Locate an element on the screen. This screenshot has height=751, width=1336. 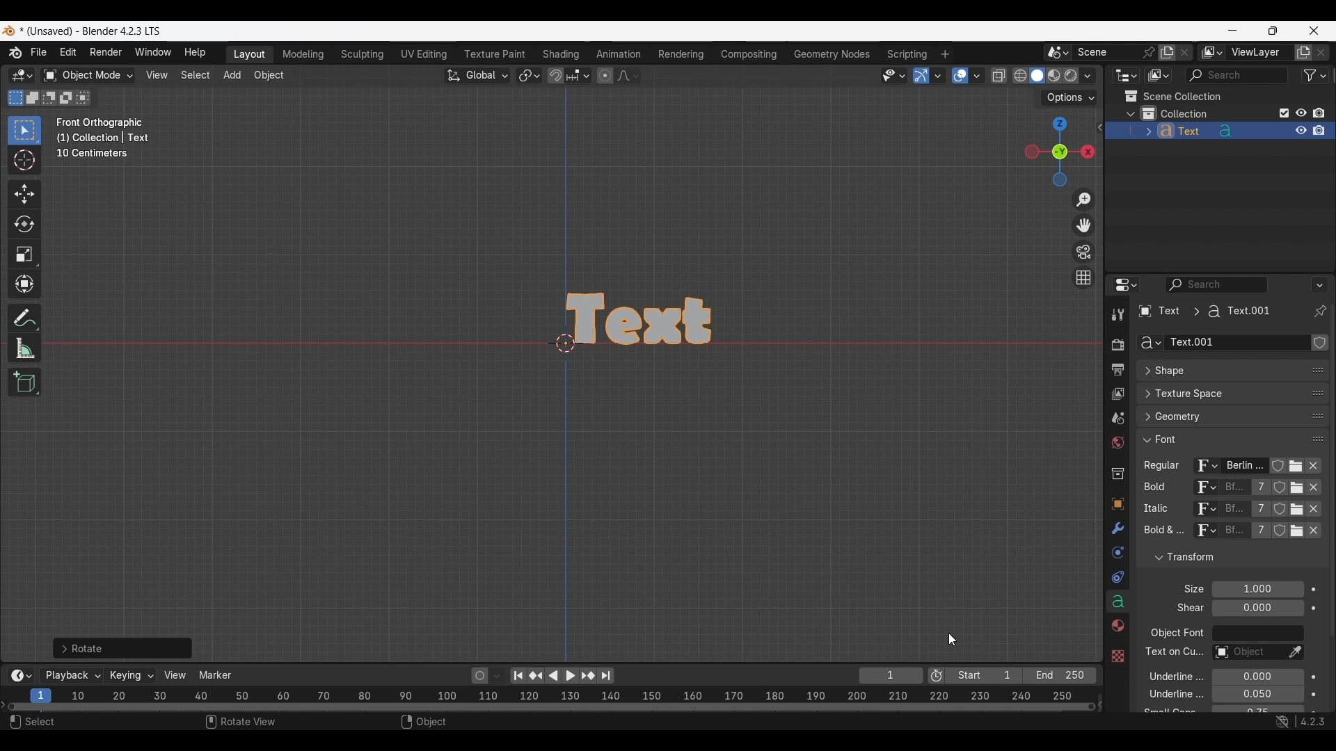
Modifiers is located at coordinates (1116, 529).